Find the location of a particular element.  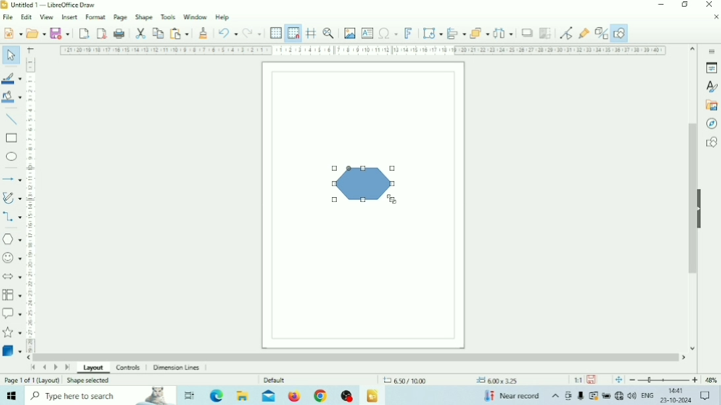

Horizontal scrollbar is located at coordinates (357, 357).